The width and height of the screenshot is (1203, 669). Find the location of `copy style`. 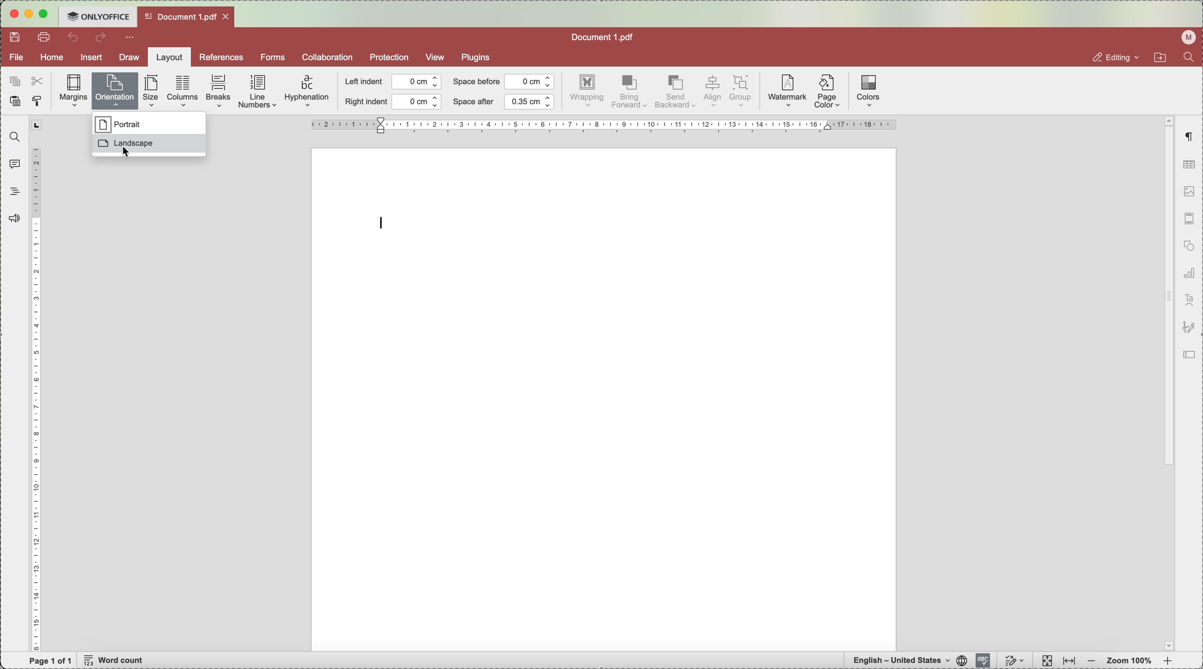

copy style is located at coordinates (39, 101).